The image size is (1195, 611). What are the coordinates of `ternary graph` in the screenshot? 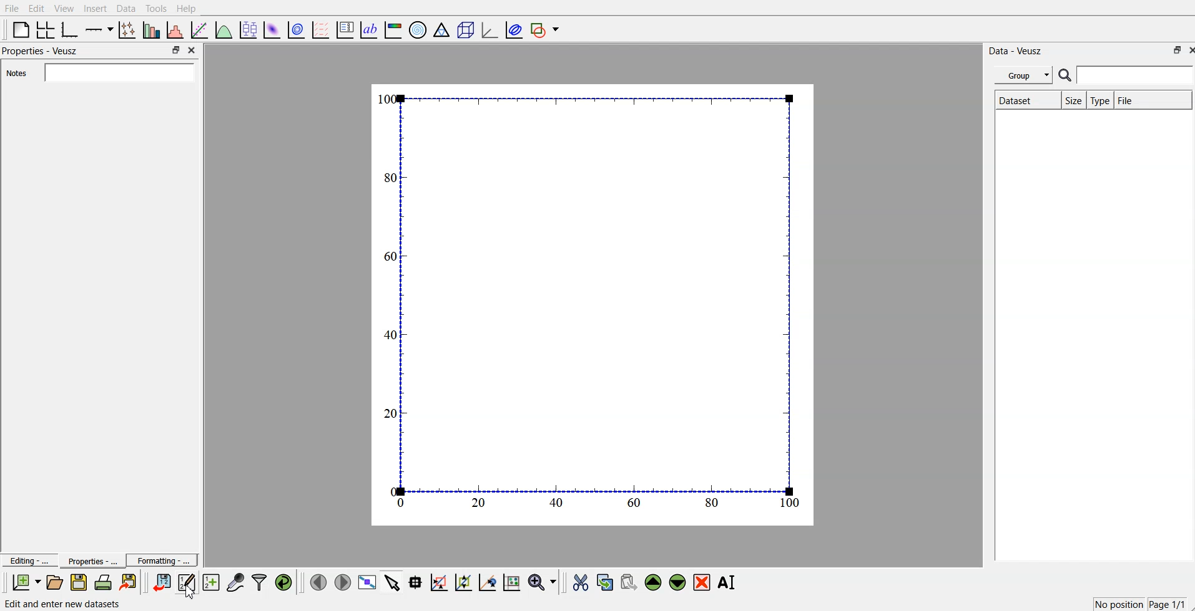 It's located at (442, 29).